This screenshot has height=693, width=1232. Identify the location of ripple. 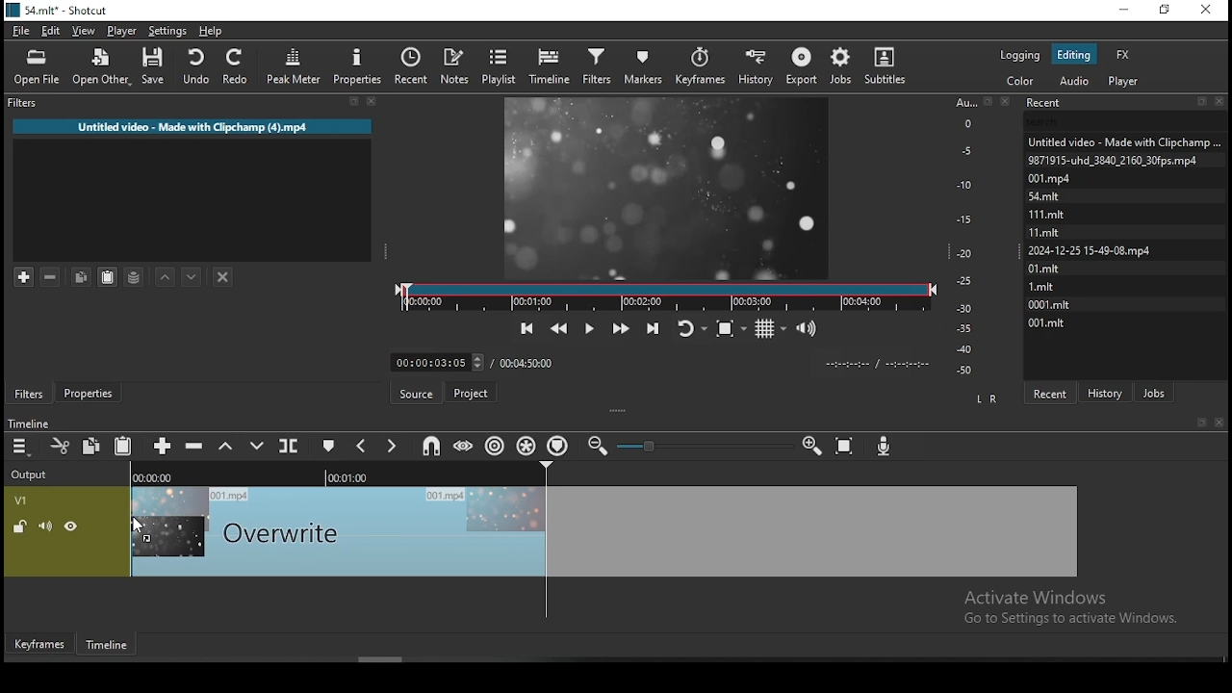
(496, 445).